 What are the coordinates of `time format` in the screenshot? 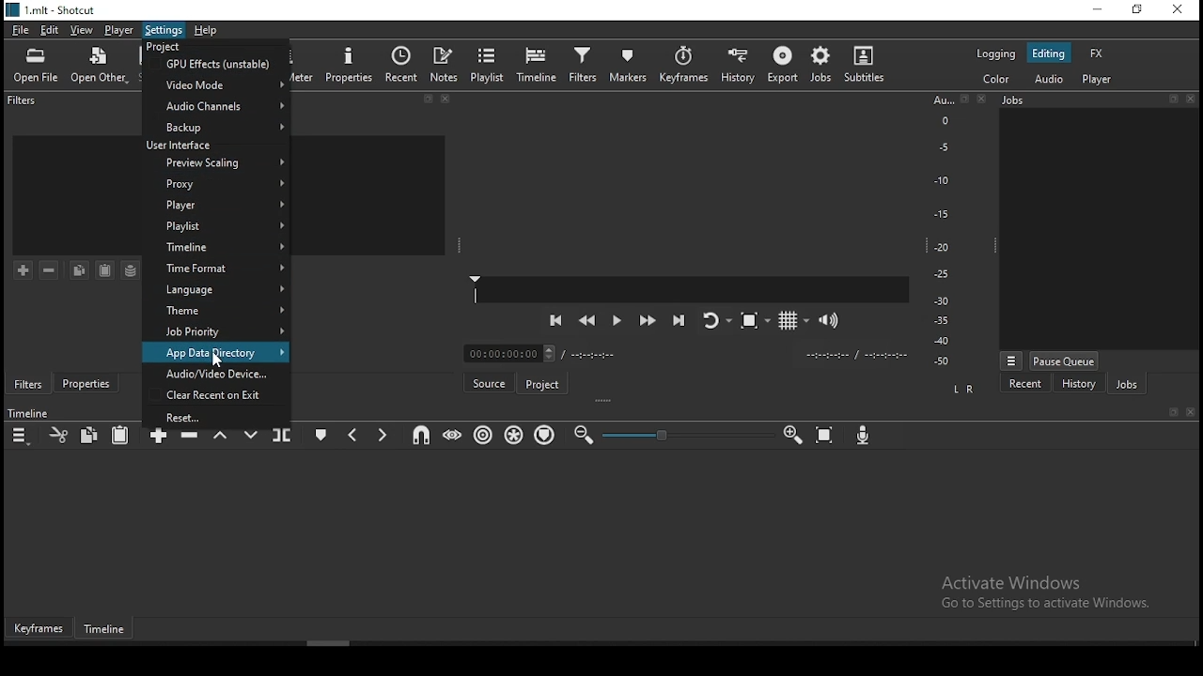 It's located at (218, 251).